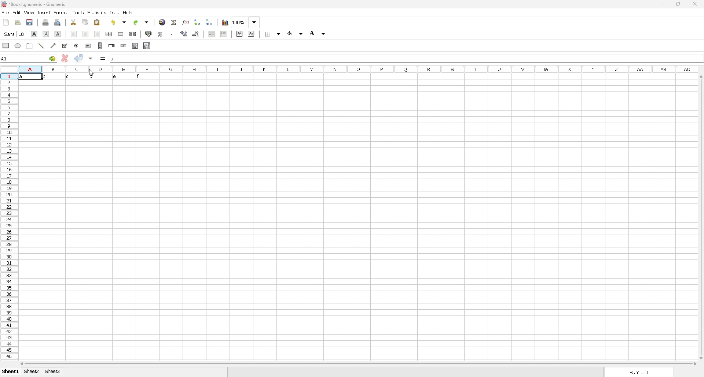 The width and height of the screenshot is (704, 377). What do you see at coordinates (34, 4) in the screenshot?
I see `file name` at bounding box center [34, 4].